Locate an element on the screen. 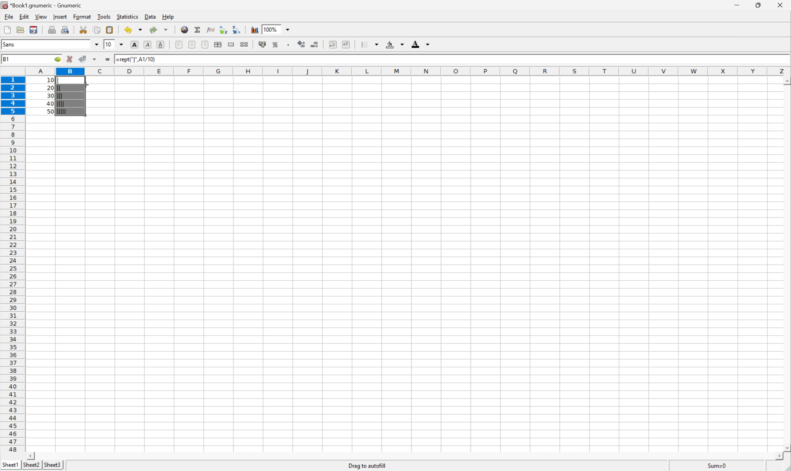 The height and width of the screenshot is (471, 791). ||||| is located at coordinates (62, 113).